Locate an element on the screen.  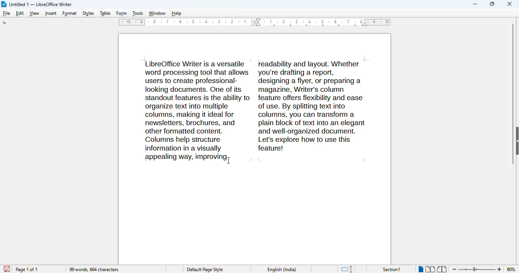
table is located at coordinates (105, 13).